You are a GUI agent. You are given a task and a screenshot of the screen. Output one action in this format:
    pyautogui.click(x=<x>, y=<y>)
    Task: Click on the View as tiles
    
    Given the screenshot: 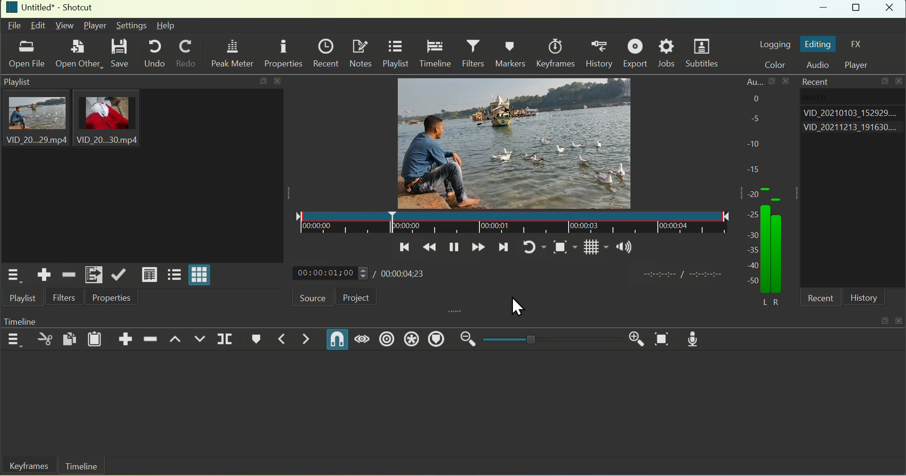 What is the action you would take?
    pyautogui.click(x=173, y=276)
    